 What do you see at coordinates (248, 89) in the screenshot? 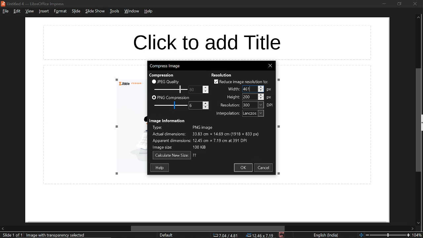
I see `width` at bounding box center [248, 89].